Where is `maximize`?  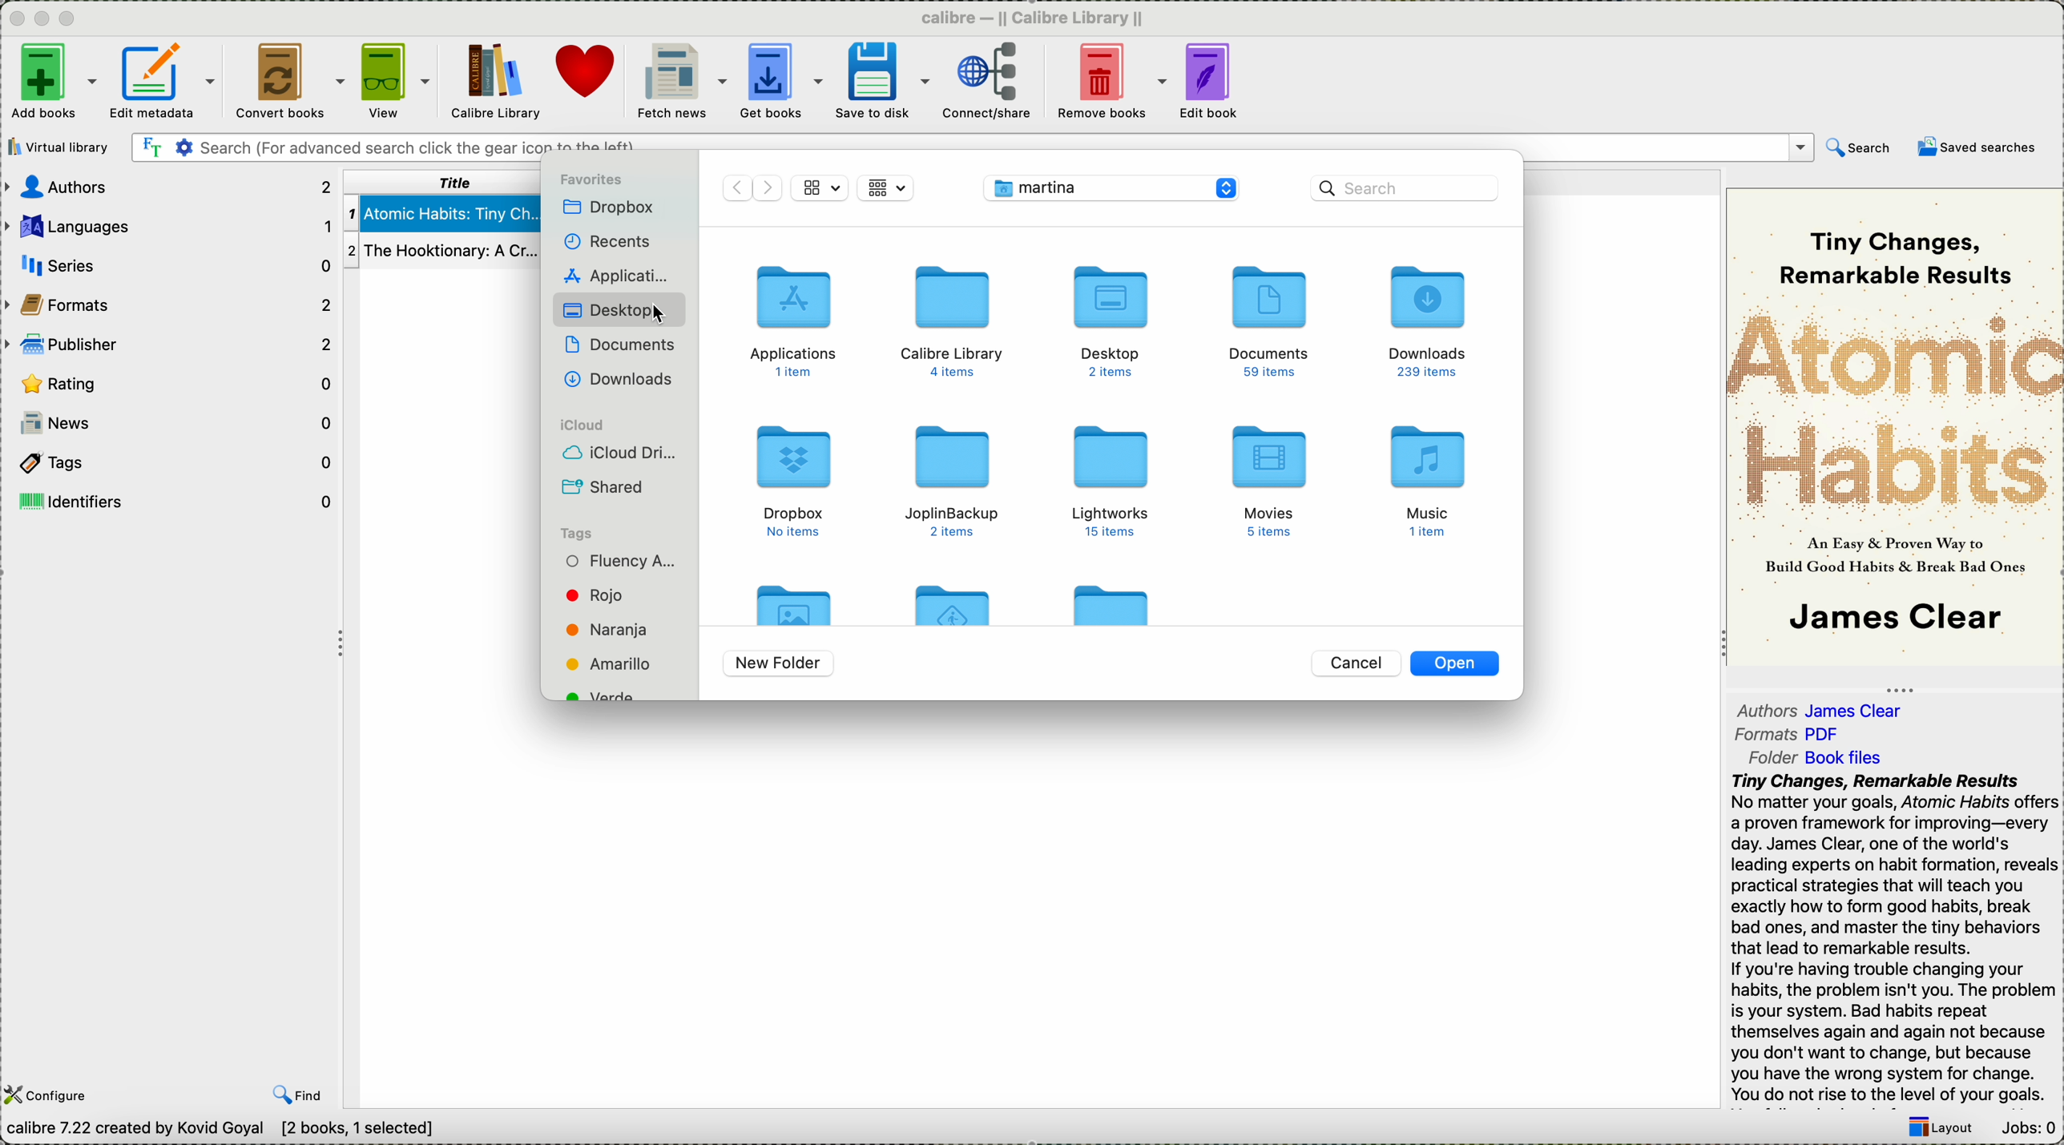 maximize is located at coordinates (71, 18).